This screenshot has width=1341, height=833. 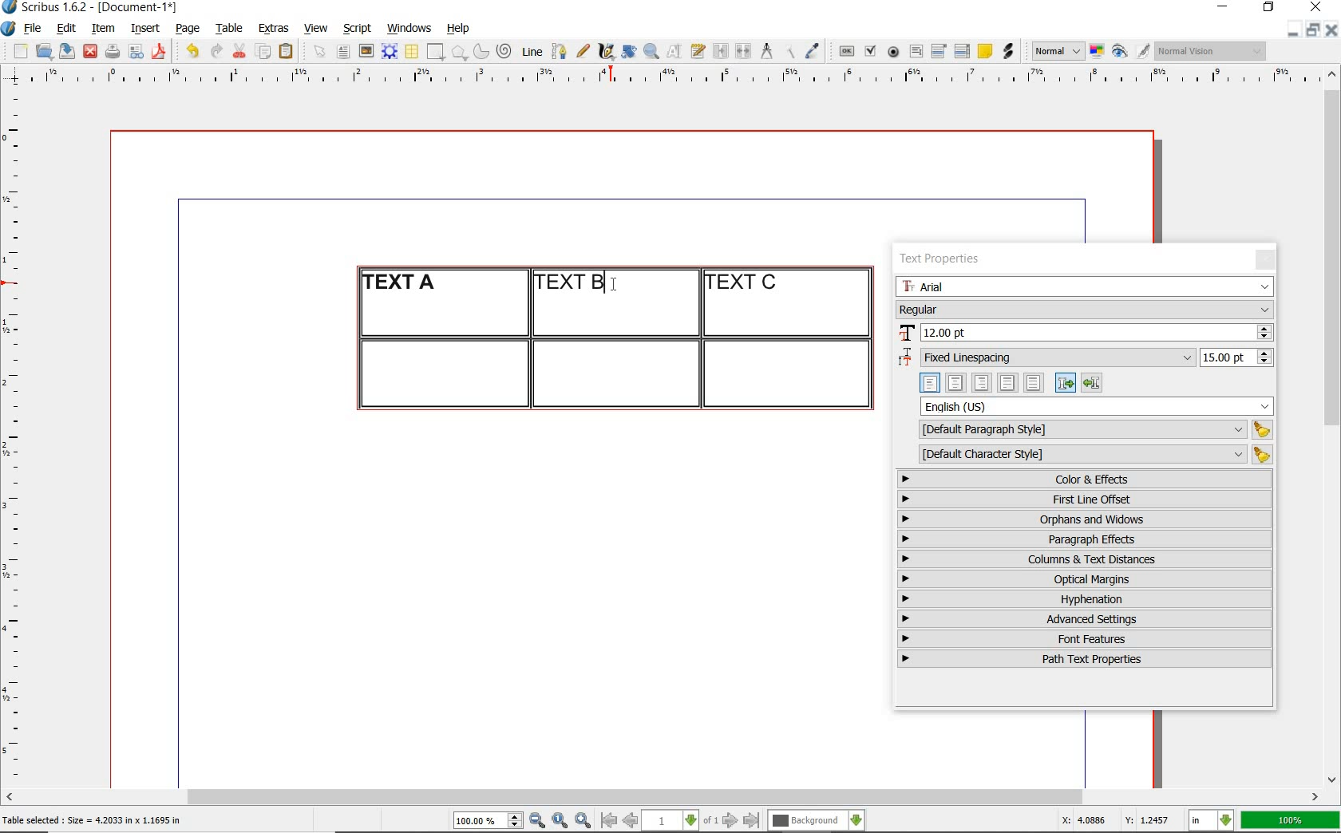 I want to click on insert, so click(x=145, y=29).